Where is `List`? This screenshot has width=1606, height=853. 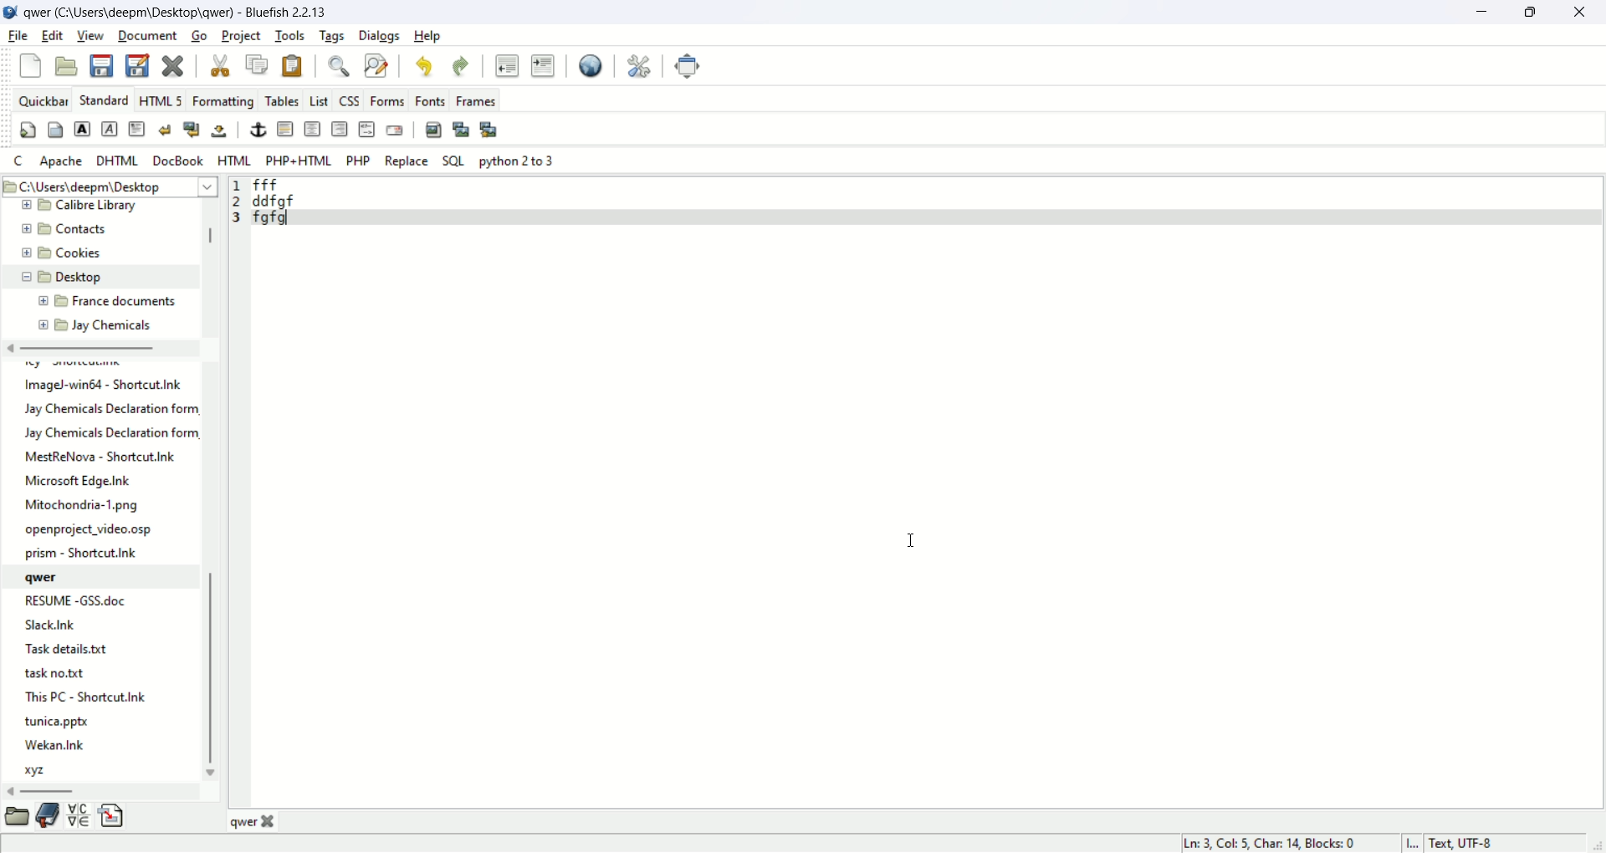
List is located at coordinates (319, 100).